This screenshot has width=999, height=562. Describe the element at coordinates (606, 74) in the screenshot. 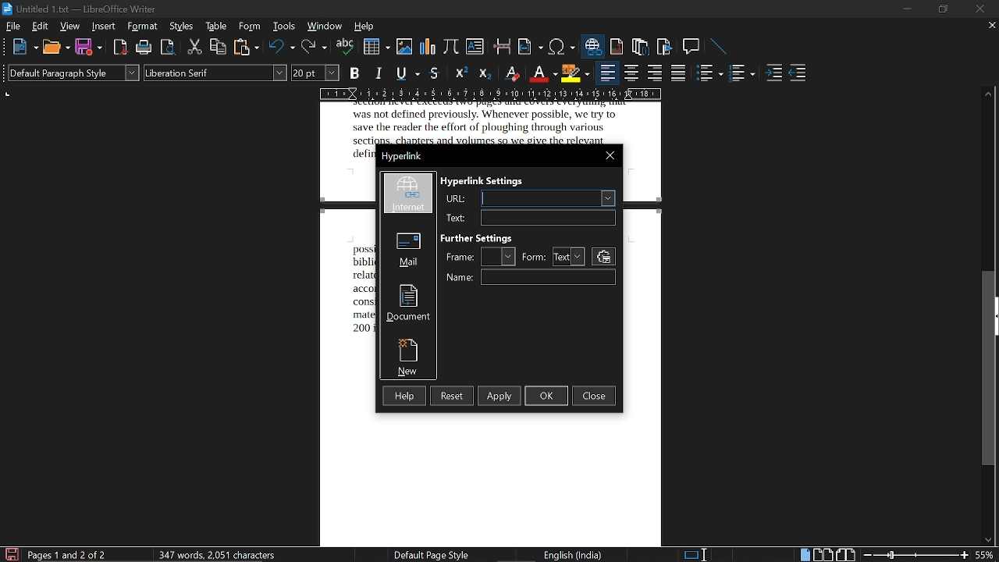

I see `align left` at that location.